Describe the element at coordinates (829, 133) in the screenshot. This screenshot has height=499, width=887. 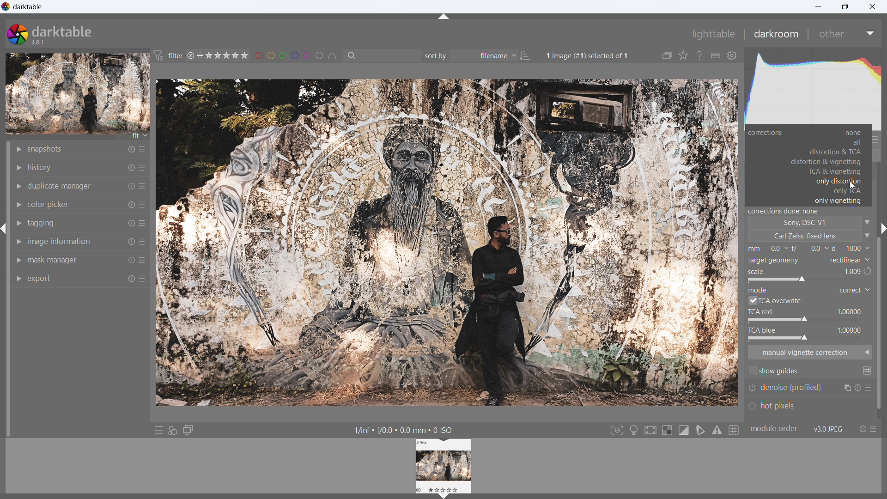
I see `none` at that location.